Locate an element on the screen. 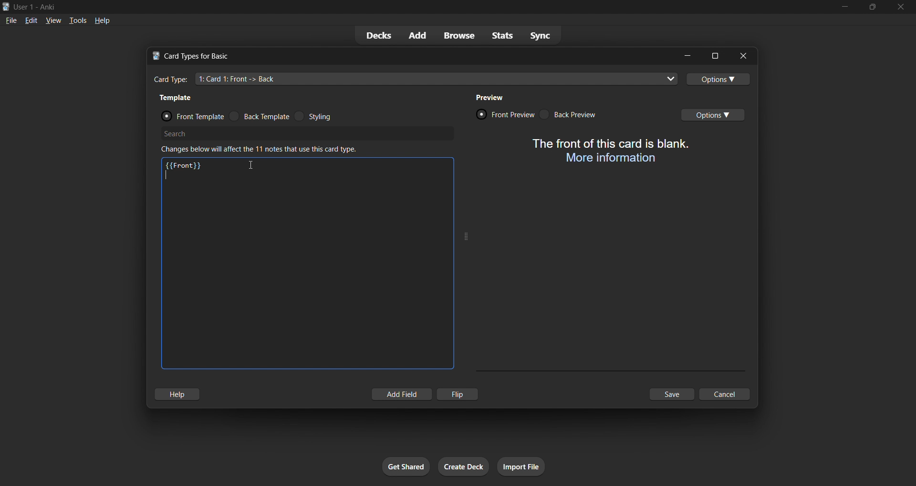 This screenshot has height=486, width=916. sync is located at coordinates (539, 36).